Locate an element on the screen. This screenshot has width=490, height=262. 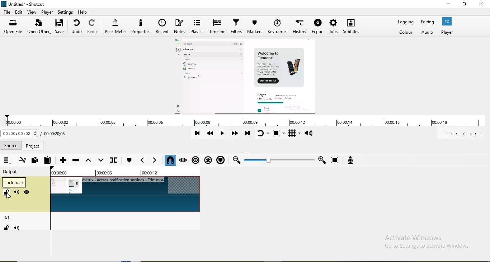
Record audio is located at coordinates (349, 159).